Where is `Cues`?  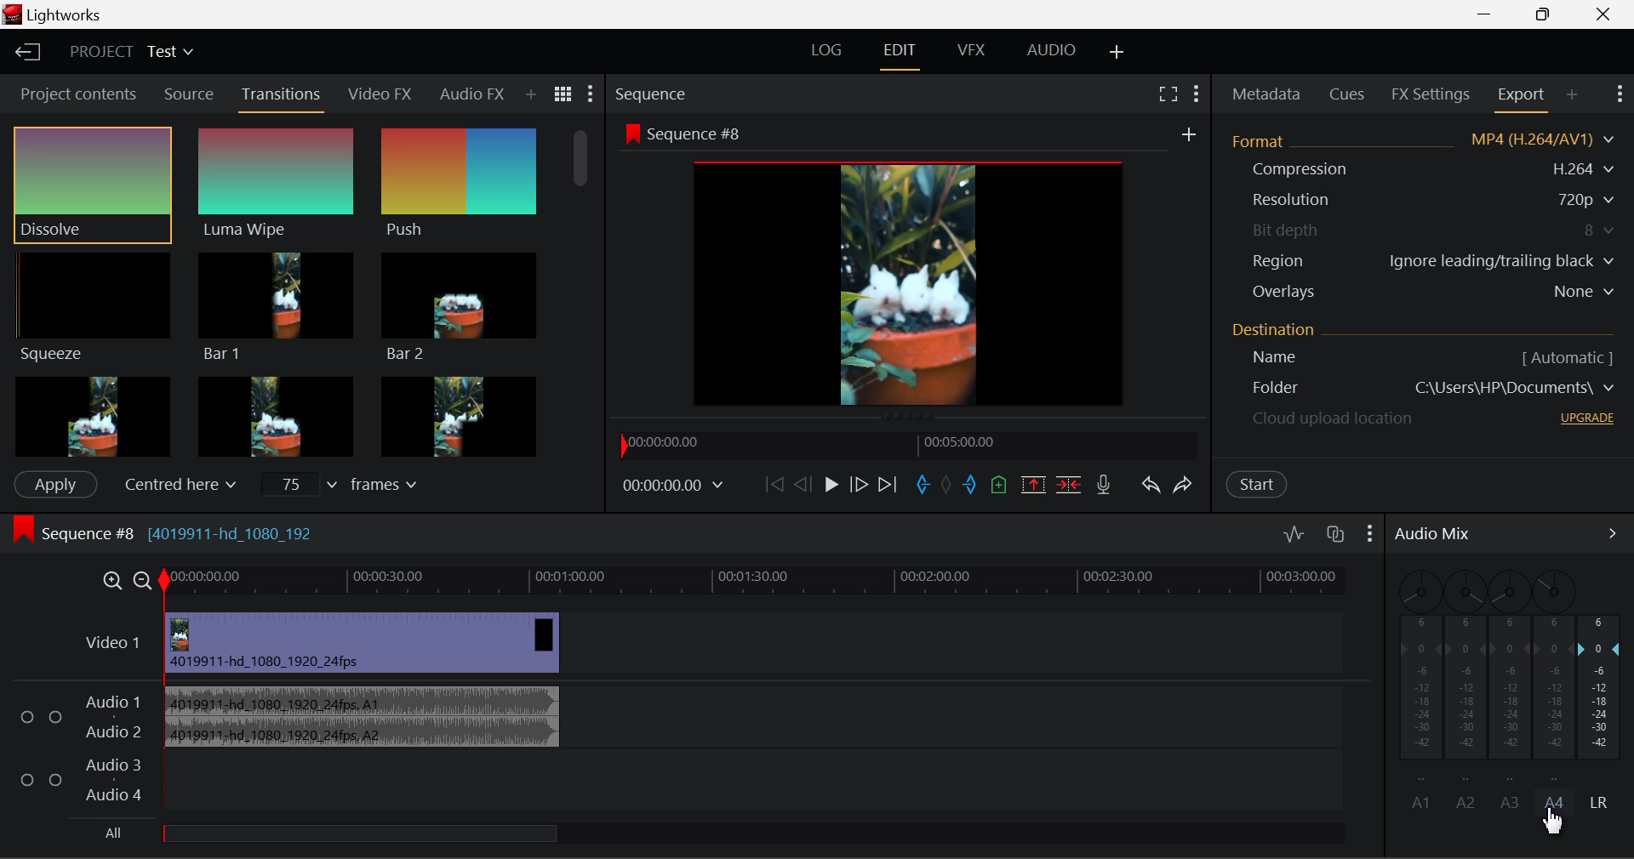 Cues is located at coordinates (1346, 93).